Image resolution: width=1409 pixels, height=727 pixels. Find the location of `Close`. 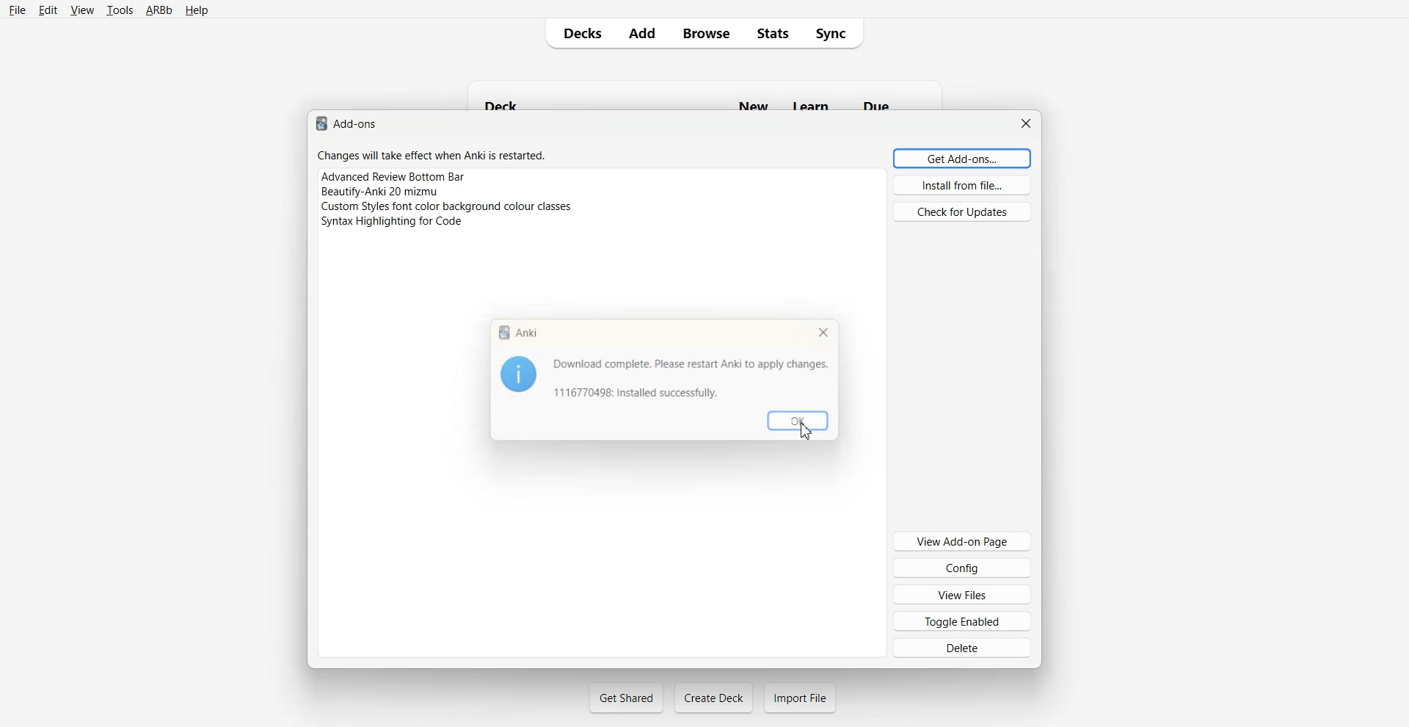

Close is located at coordinates (823, 331).